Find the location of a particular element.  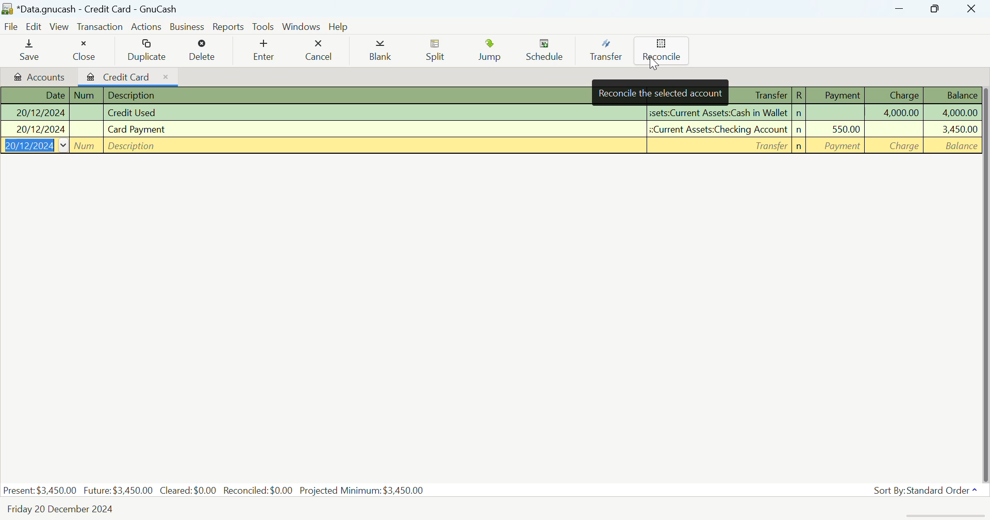

*Data.gnucash - Credit Card - GnuCash is located at coordinates (93, 9).